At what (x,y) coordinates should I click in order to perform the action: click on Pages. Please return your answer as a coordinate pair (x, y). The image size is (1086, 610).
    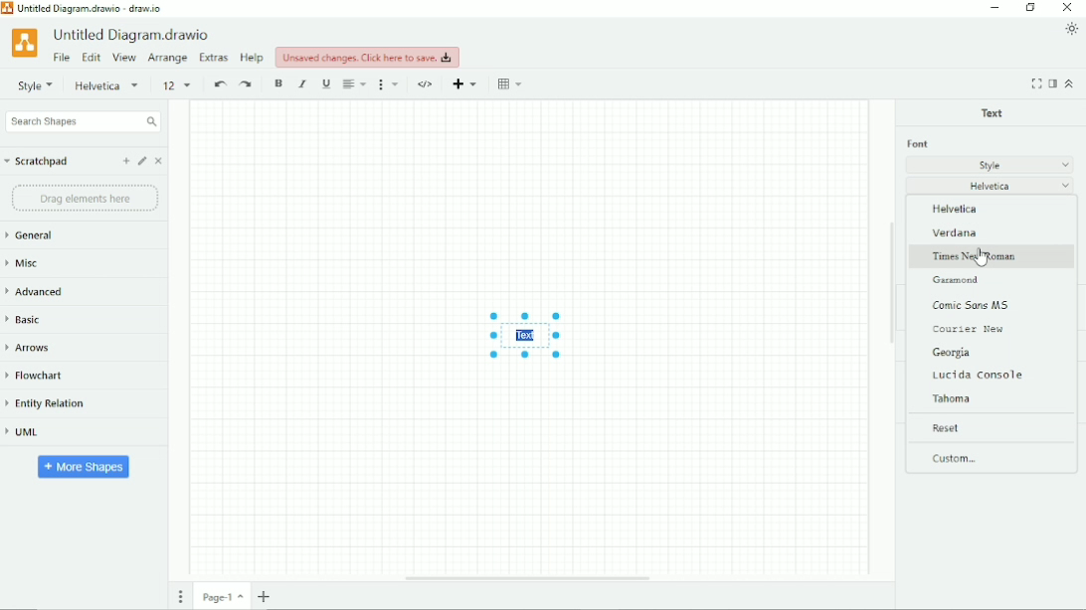
    Looking at the image, I should click on (183, 595).